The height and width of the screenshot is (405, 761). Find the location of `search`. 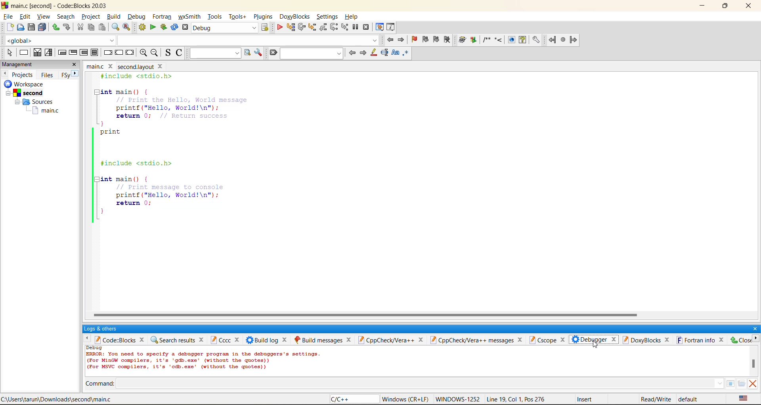

search is located at coordinates (64, 17).